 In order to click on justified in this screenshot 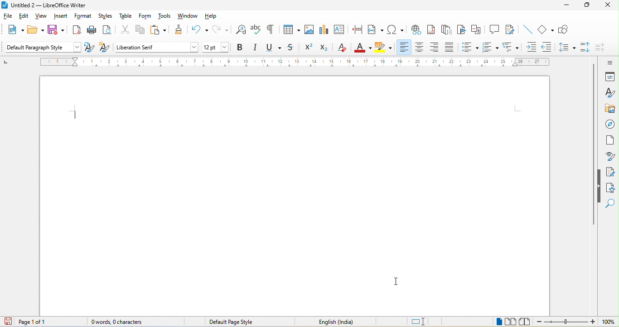, I will do `click(450, 47)`.